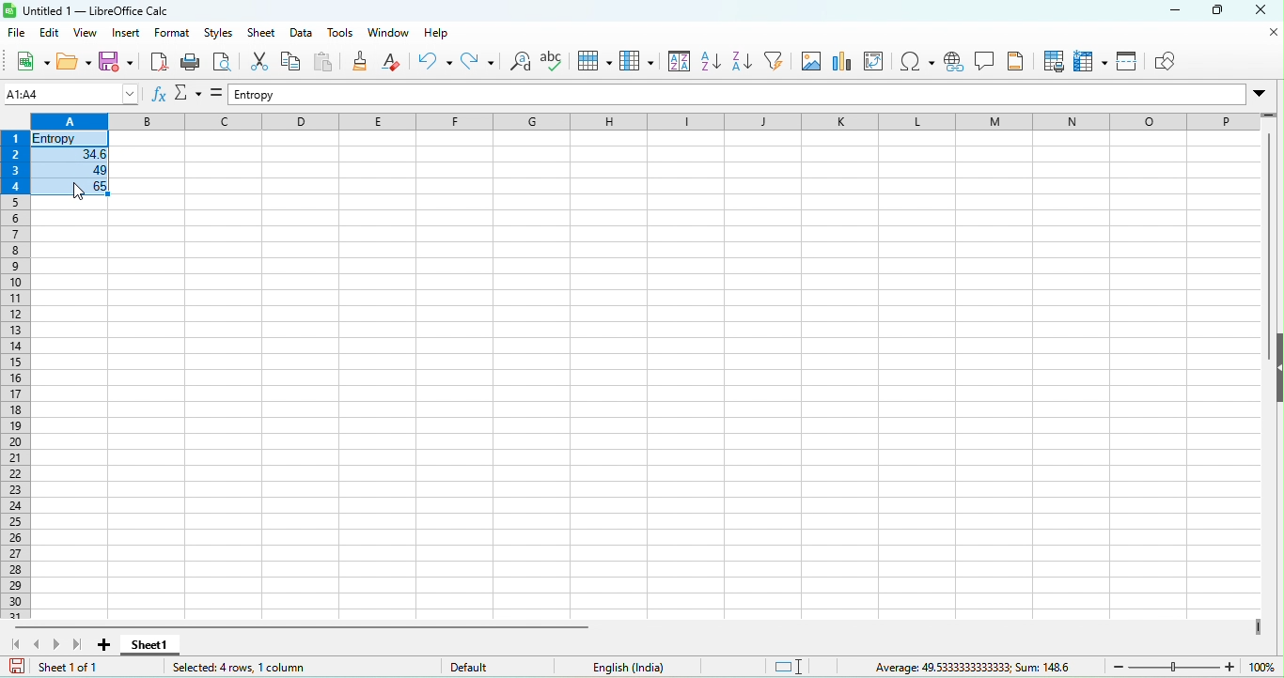 Image resolution: width=1284 pixels, height=678 pixels. I want to click on name box (c8), so click(69, 93).